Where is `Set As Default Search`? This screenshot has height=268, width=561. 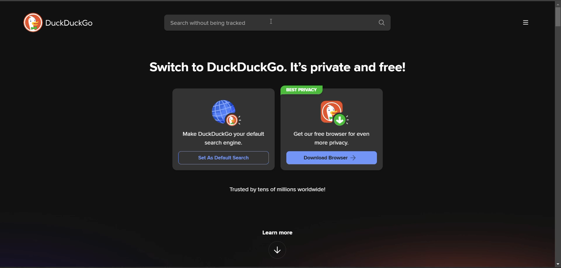 Set As Default Search is located at coordinates (224, 157).